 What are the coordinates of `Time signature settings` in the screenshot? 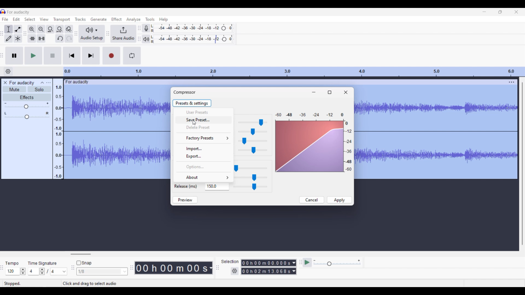 It's located at (48, 271).